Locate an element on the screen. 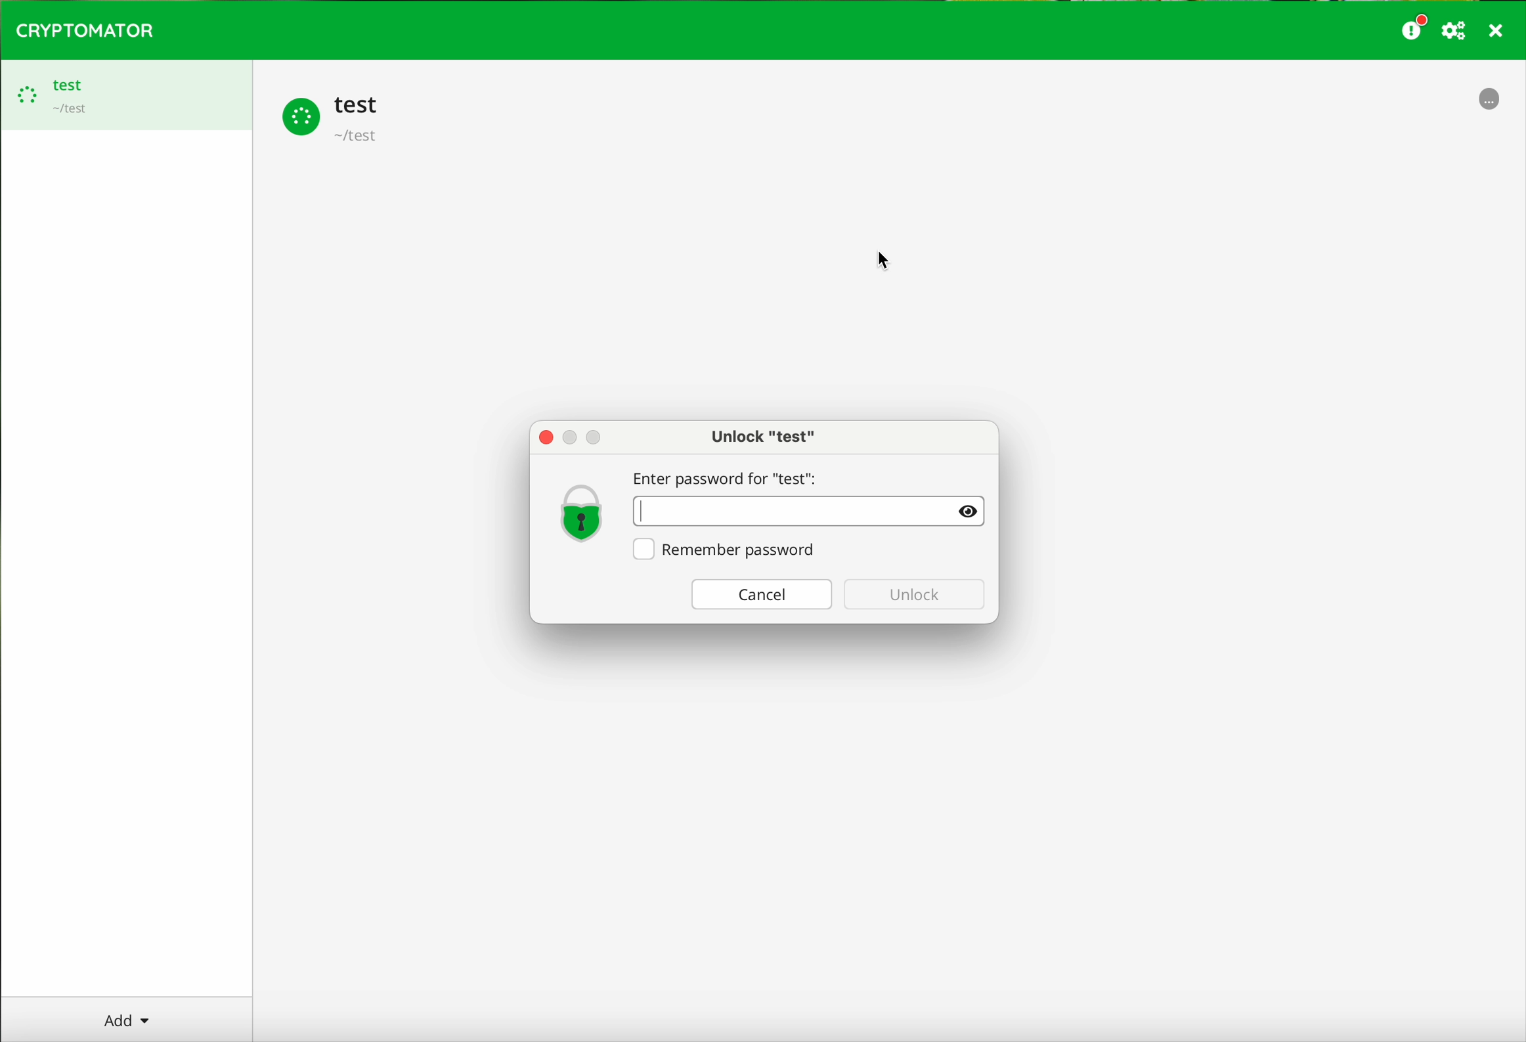  Cancel is located at coordinates (756, 595).